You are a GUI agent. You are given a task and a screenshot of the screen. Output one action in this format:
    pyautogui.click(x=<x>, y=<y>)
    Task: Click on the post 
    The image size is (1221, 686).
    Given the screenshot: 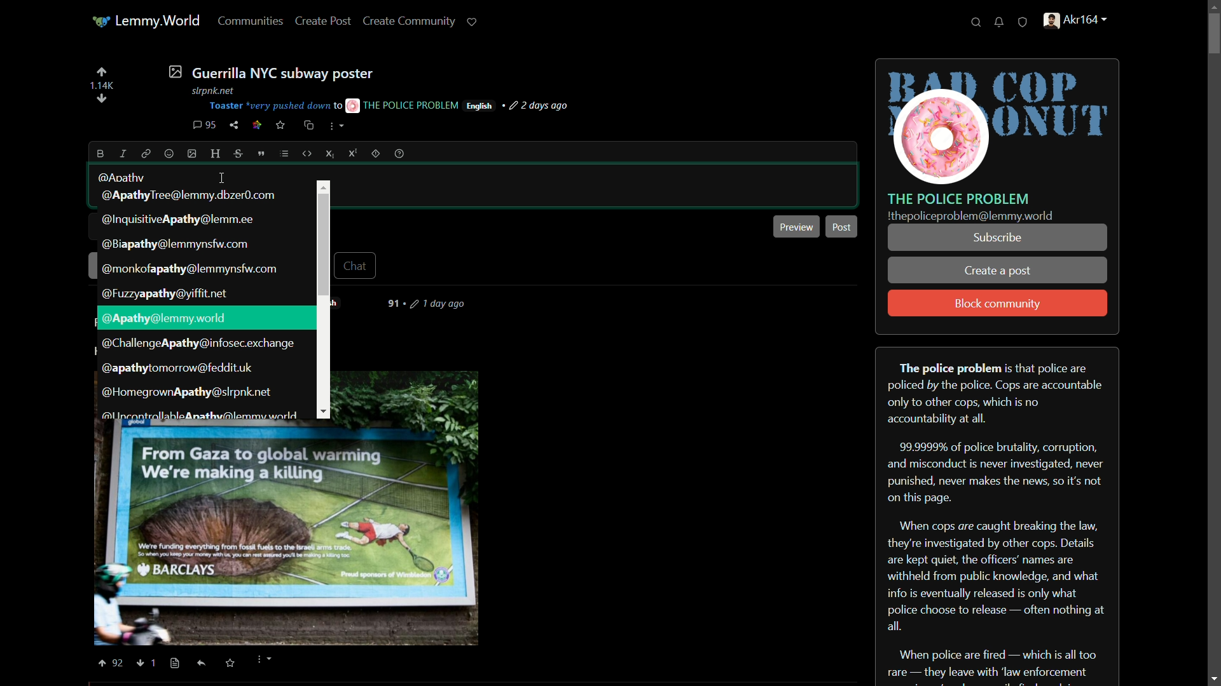 What is the action you would take?
    pyautogui.click(x=844, y=225)
    